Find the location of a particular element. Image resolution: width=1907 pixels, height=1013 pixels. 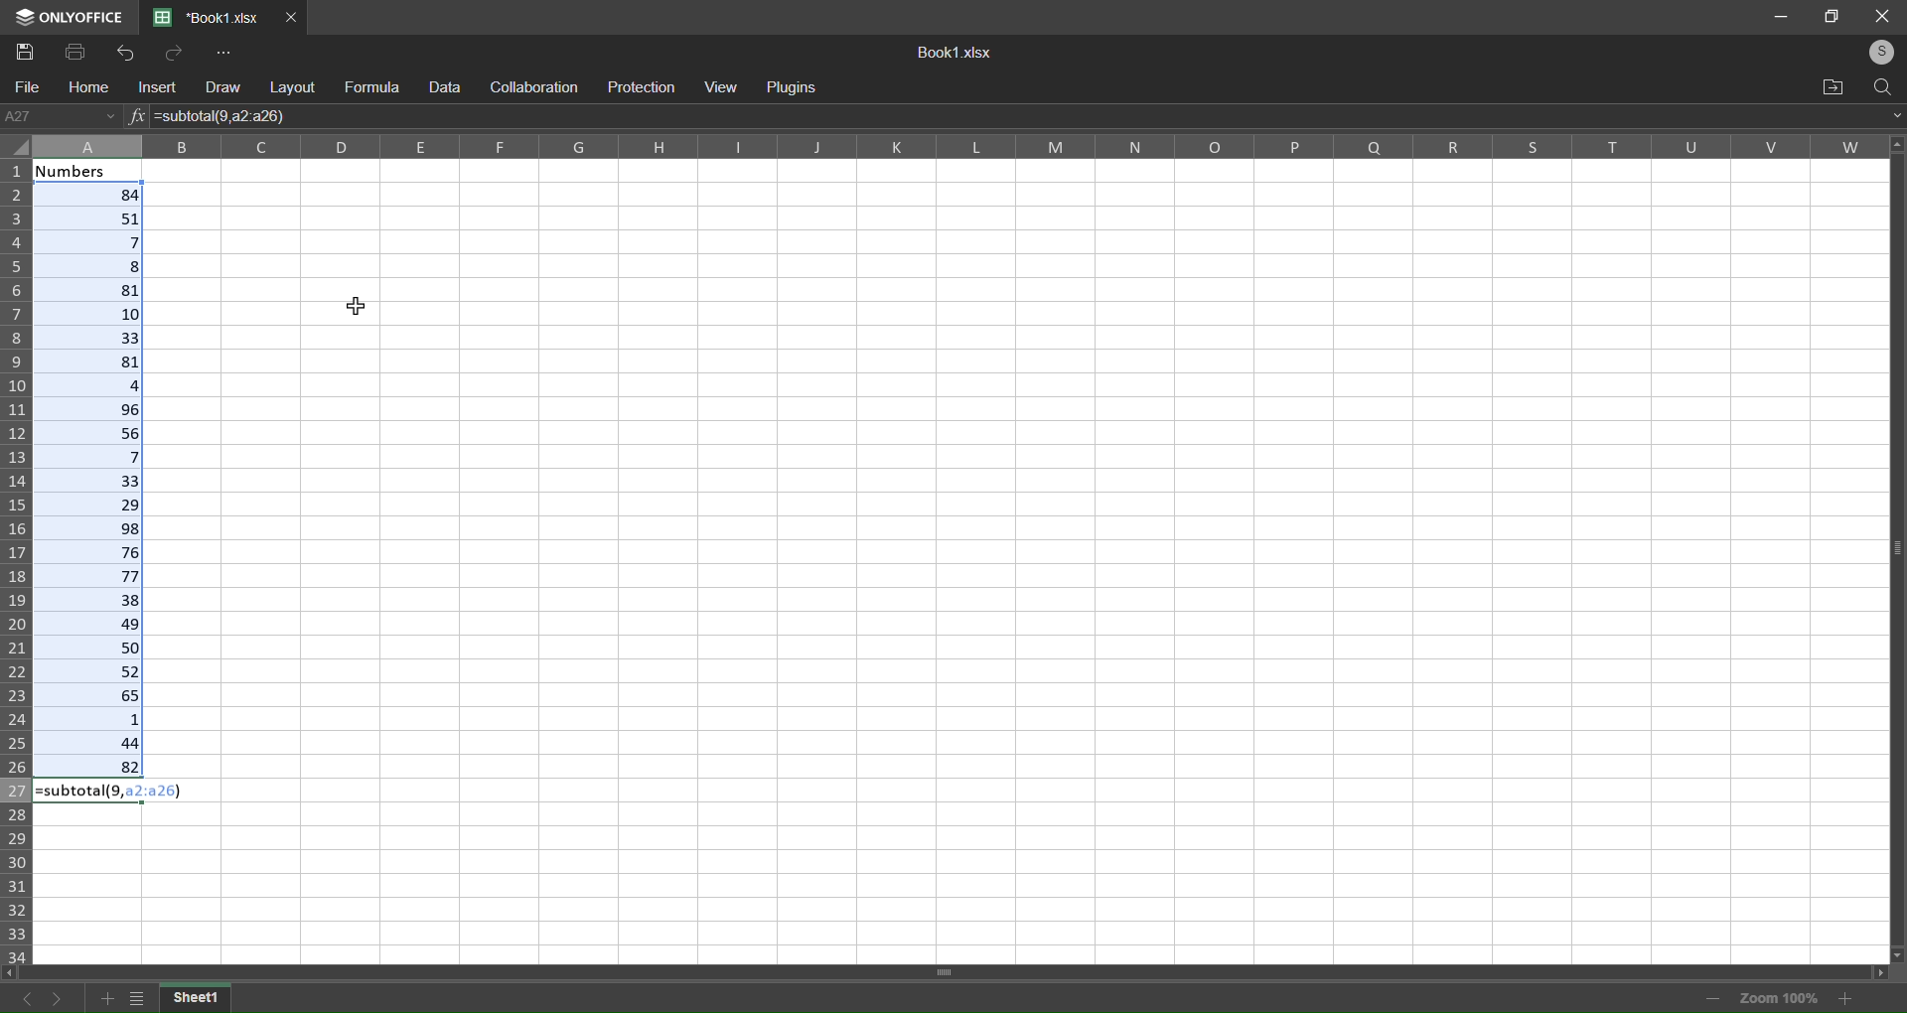

Vertical scroll bar is located at coordinates (1895, 550).